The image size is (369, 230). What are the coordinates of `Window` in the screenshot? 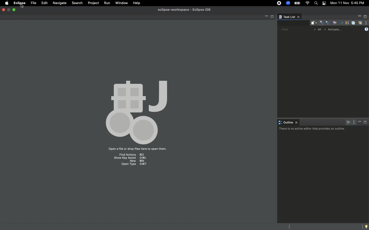 It's located at (121, 3).